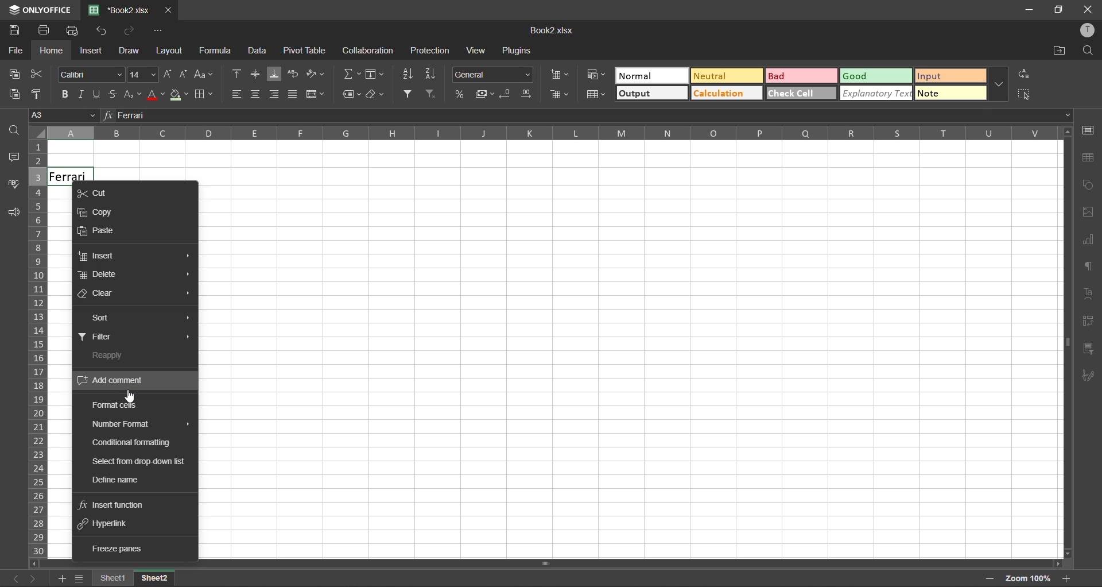 This screenshot has height=587, width=1102. I want to click on output, so click(650, 93).